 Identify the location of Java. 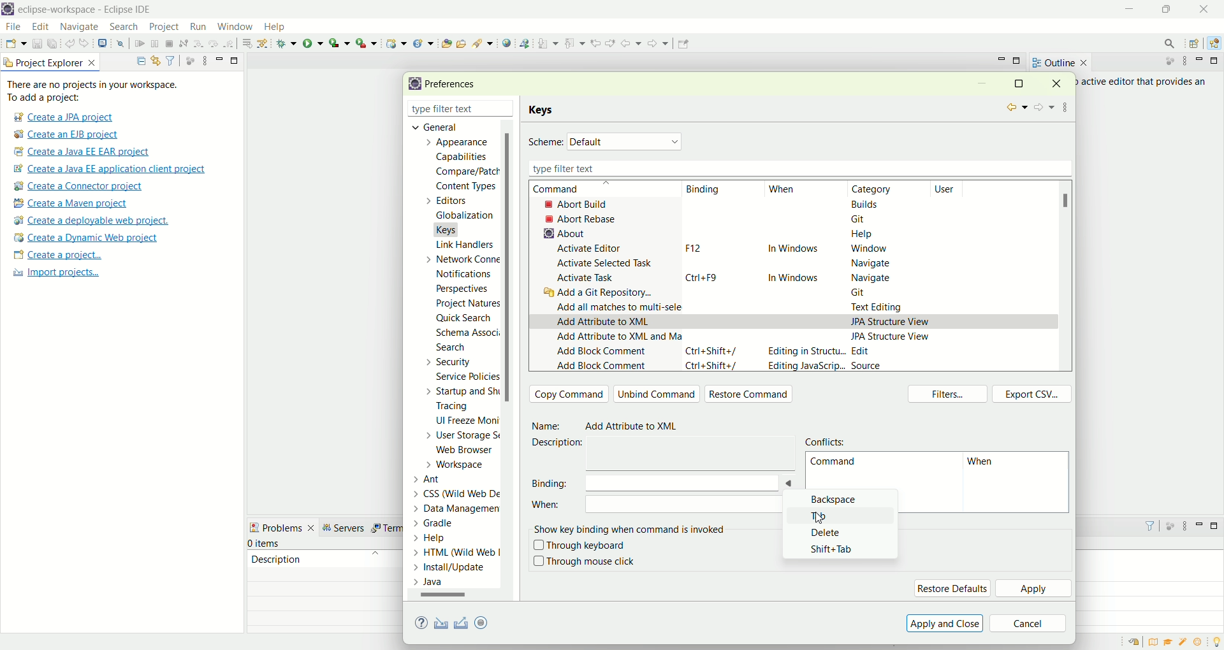
(432, 582).